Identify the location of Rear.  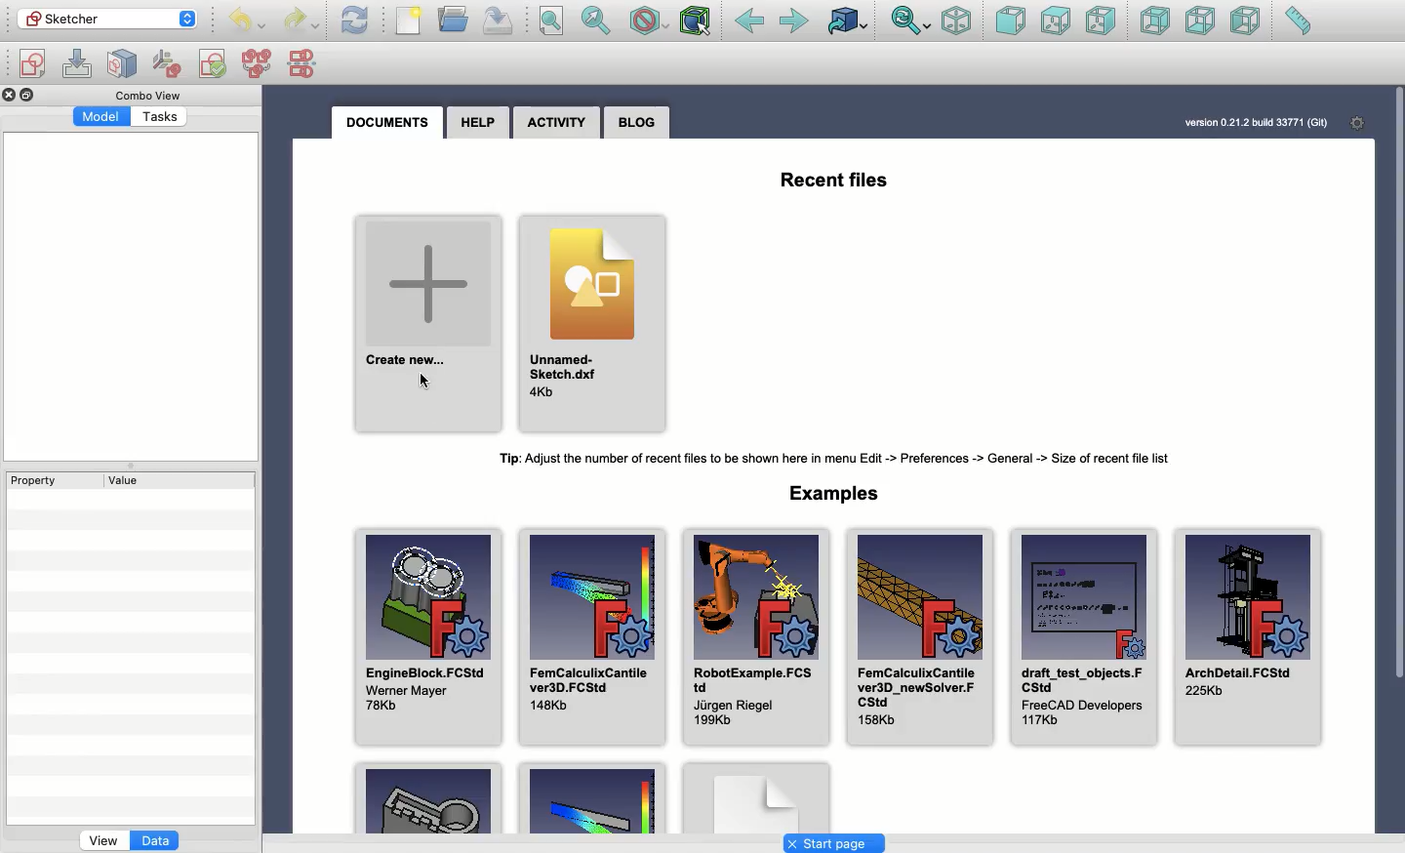
(1154, 20).